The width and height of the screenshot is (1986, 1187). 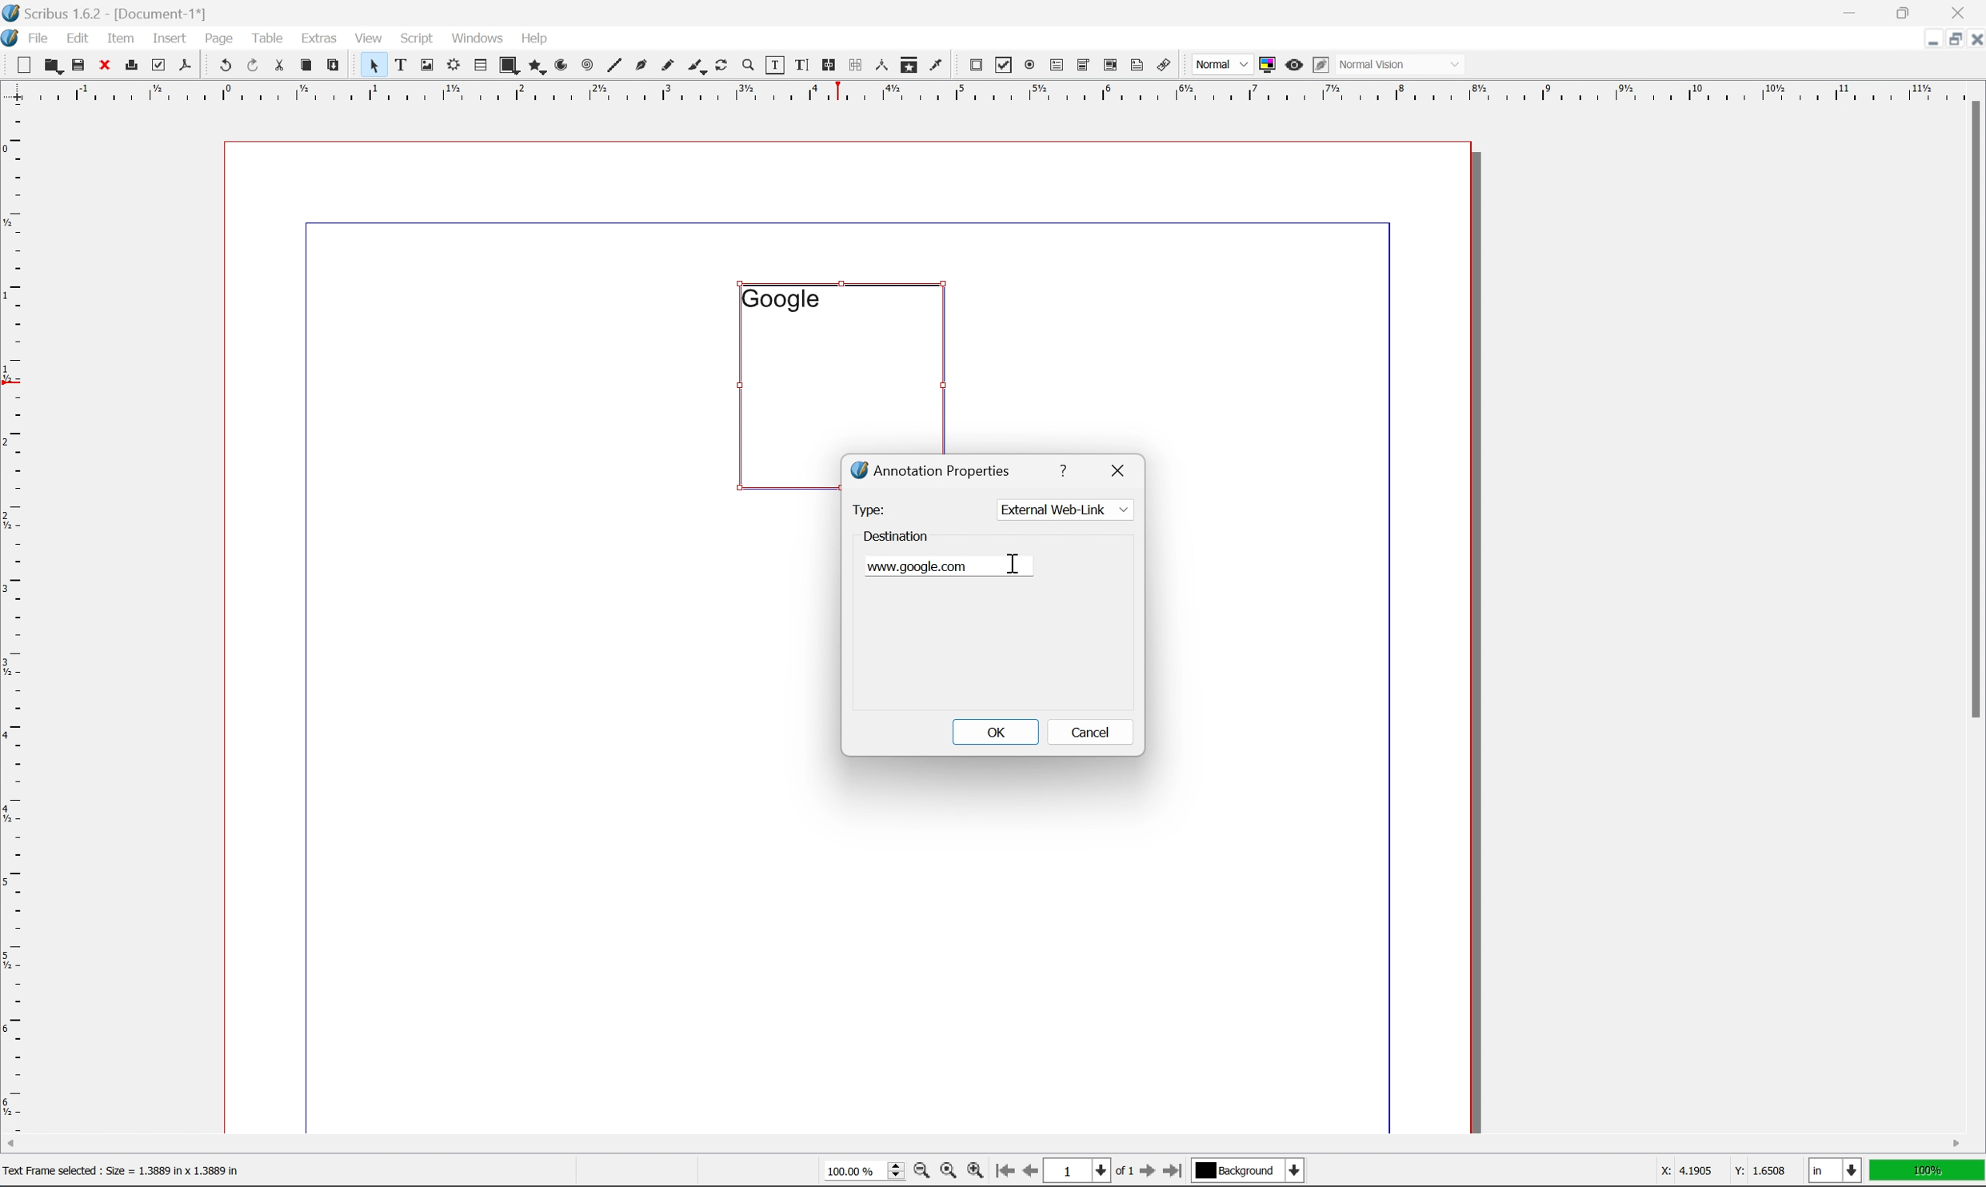 I want to click on www.google.com, so click(x=926, y=566).